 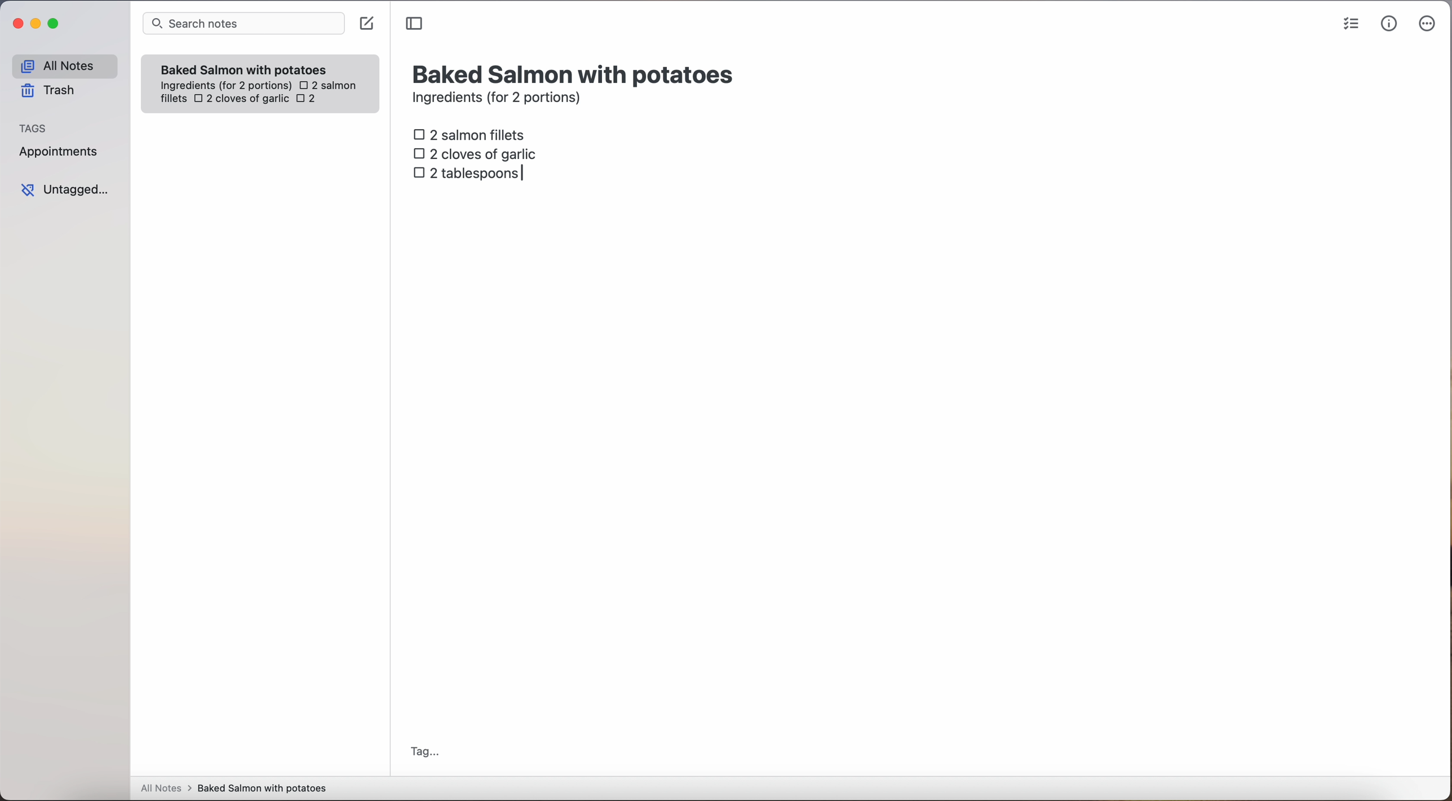 What do you see at coordinates (224, 86) in the screenshot?
I see `ingredientes (for 2 portions)` at bounding box center [224, 86].